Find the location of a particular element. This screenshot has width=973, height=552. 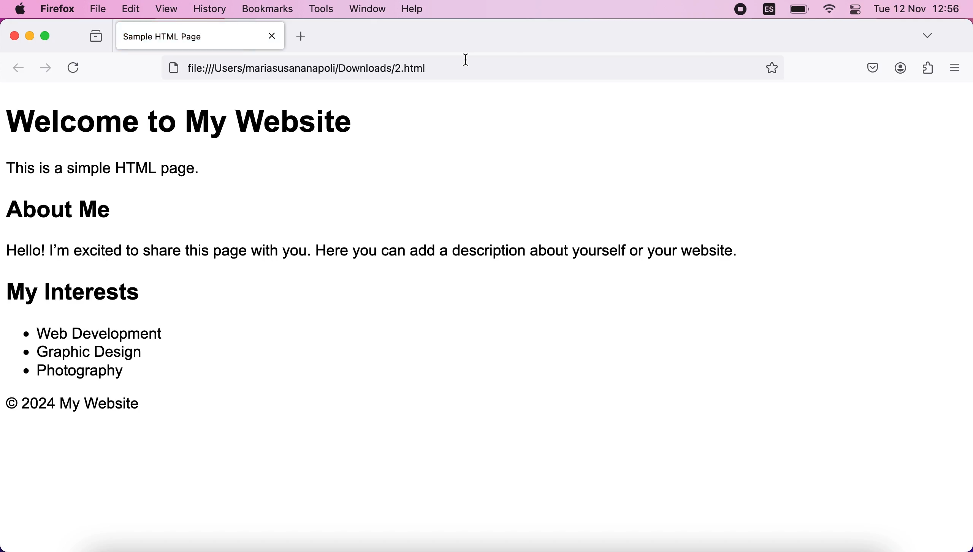

extensions is located at coordinates (929, 69).